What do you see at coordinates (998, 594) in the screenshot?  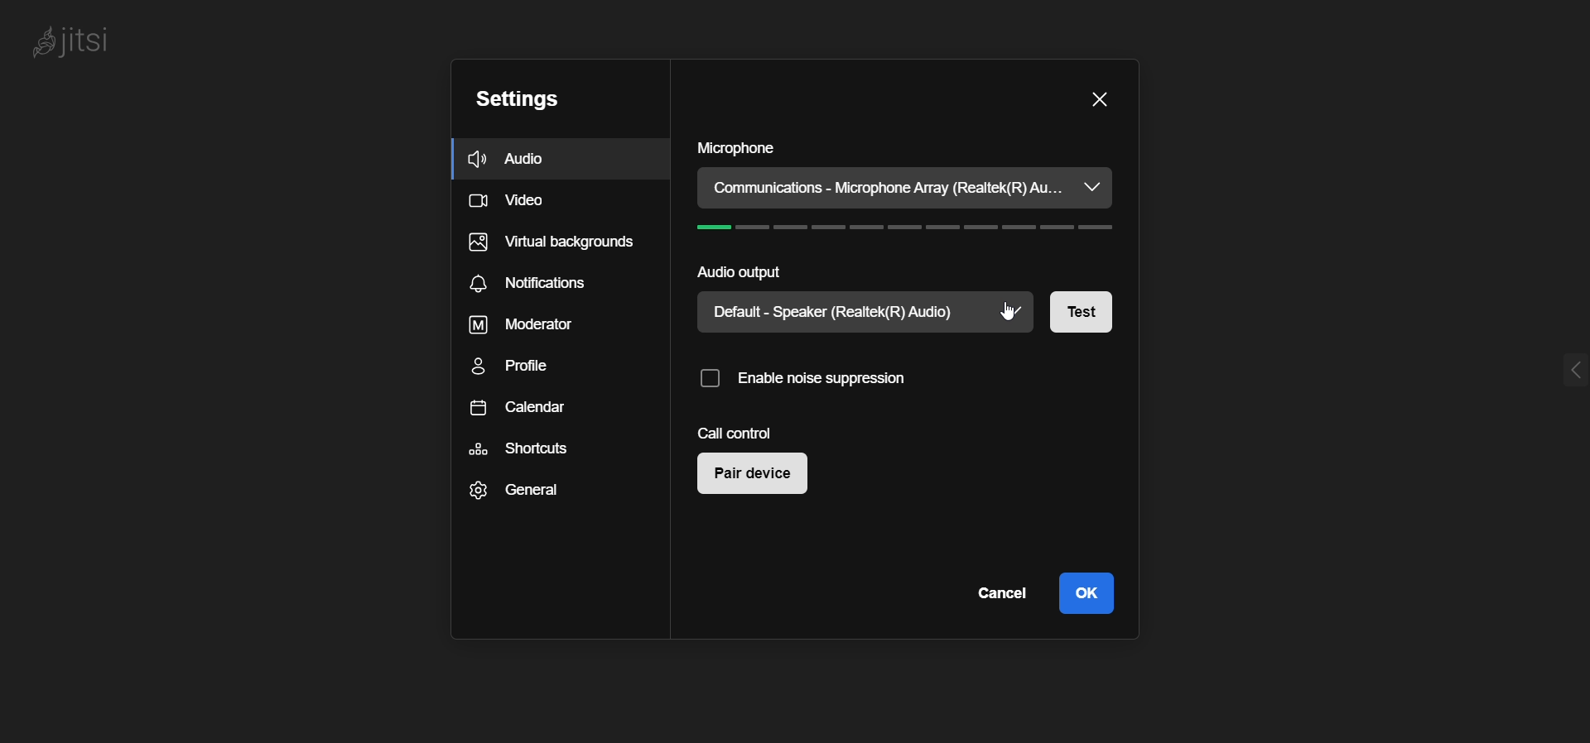 I see `cancel` at bounding box center [998, 594].